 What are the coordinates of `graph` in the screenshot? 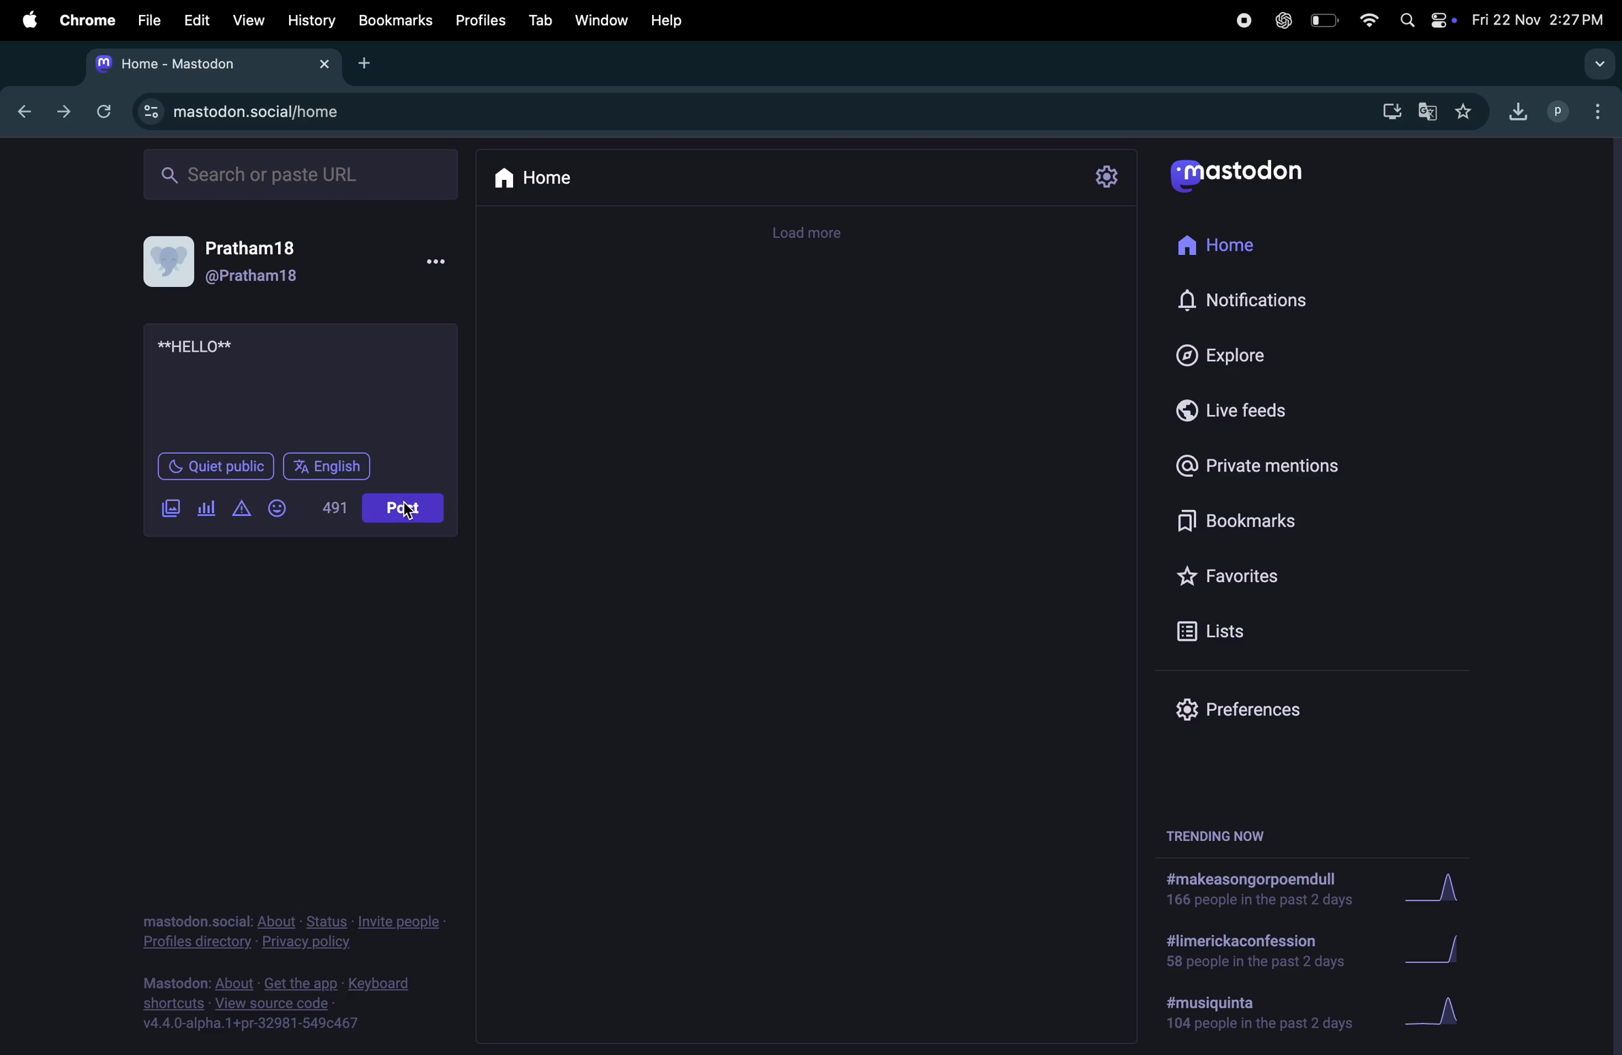 It's located at (1448, 889).